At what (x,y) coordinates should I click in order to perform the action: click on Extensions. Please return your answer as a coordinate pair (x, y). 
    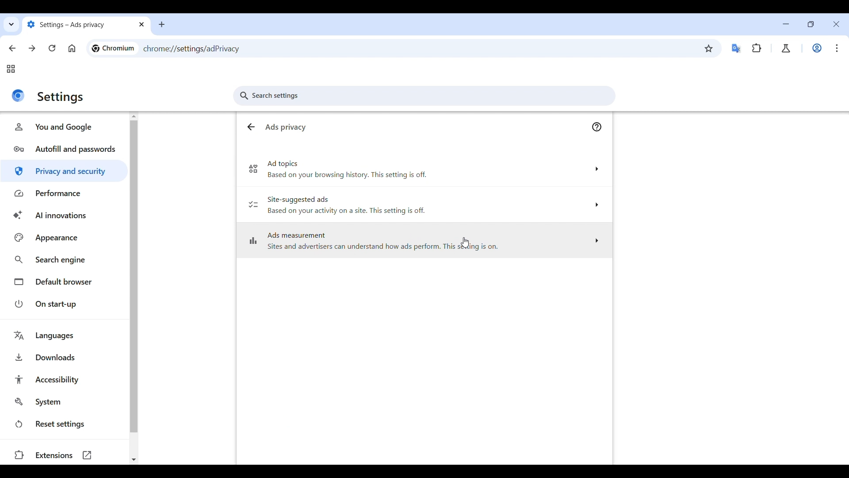
    Looking at the image, I should click on (61, 456).